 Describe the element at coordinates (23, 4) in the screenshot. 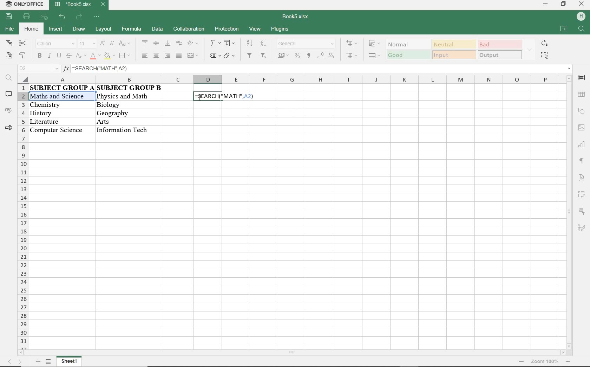

I see `system name` at that location.